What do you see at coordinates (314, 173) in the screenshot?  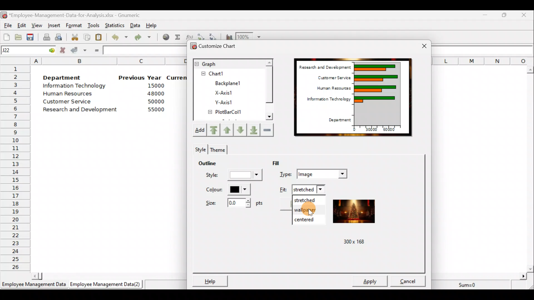 I see `Type` at bounding box center [314, 173].